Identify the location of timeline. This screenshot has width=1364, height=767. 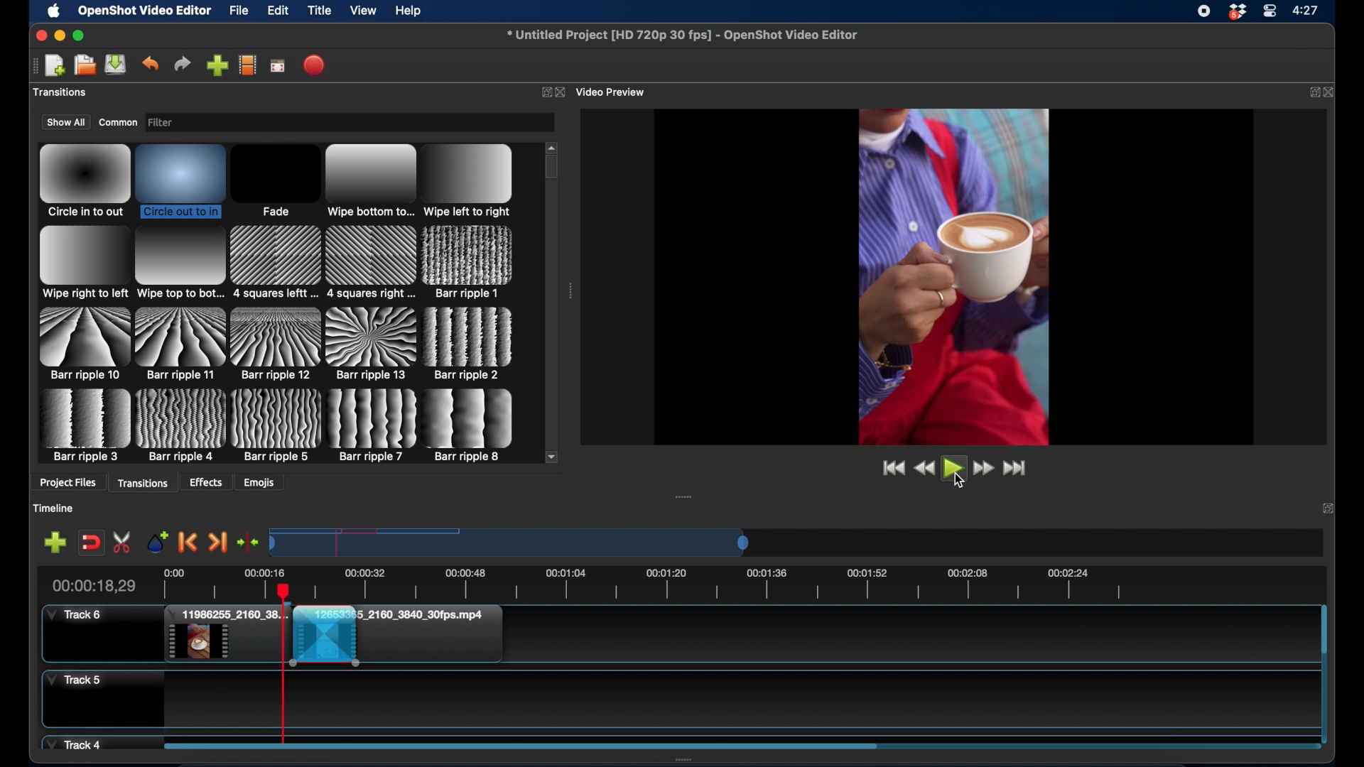
(703, 582).